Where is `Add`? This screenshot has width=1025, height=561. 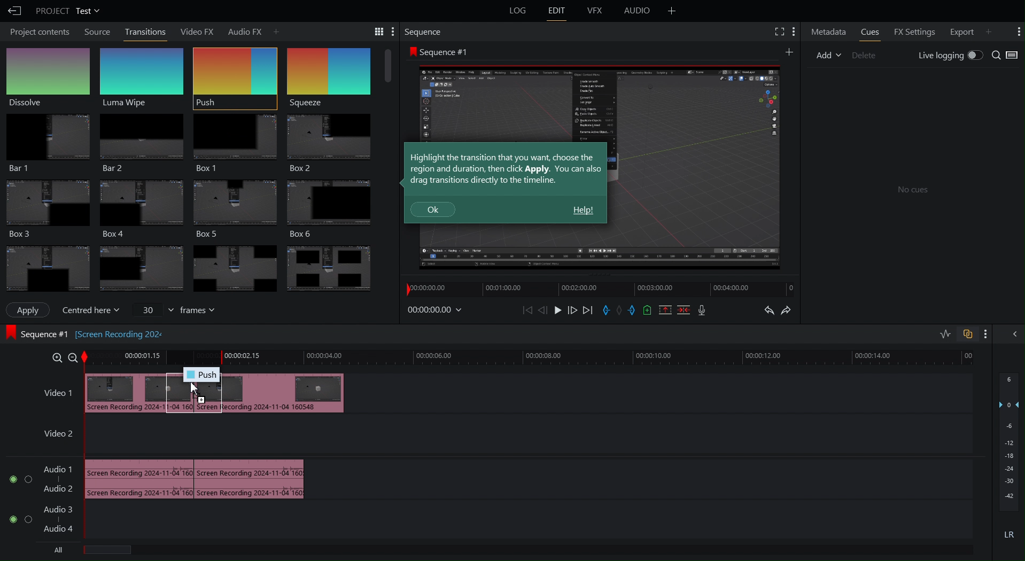
Add is located at coordinates (989, 32).